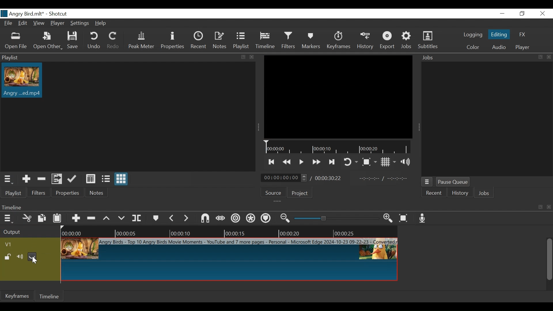  I want to click on (un)lock track, so click(7, 257).